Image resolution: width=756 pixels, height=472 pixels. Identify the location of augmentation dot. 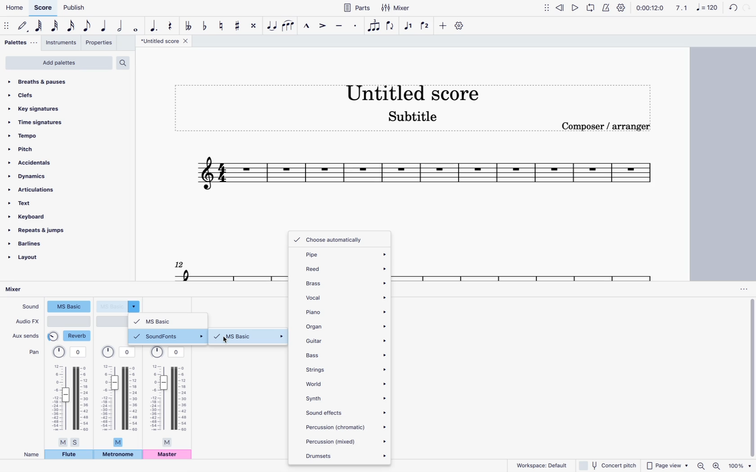
(153, 23).